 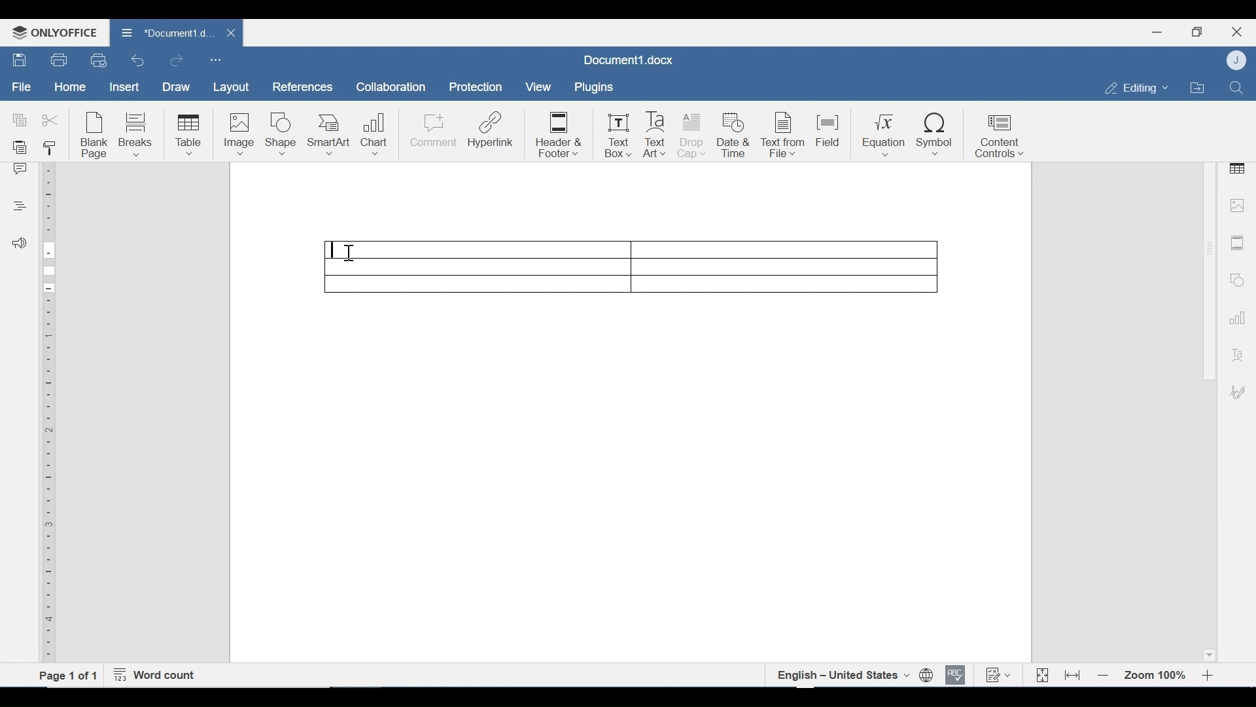 What do you see at coordinates (20, 170) in the screenshot?
I see `Comment` at bounding box center [20, 170].